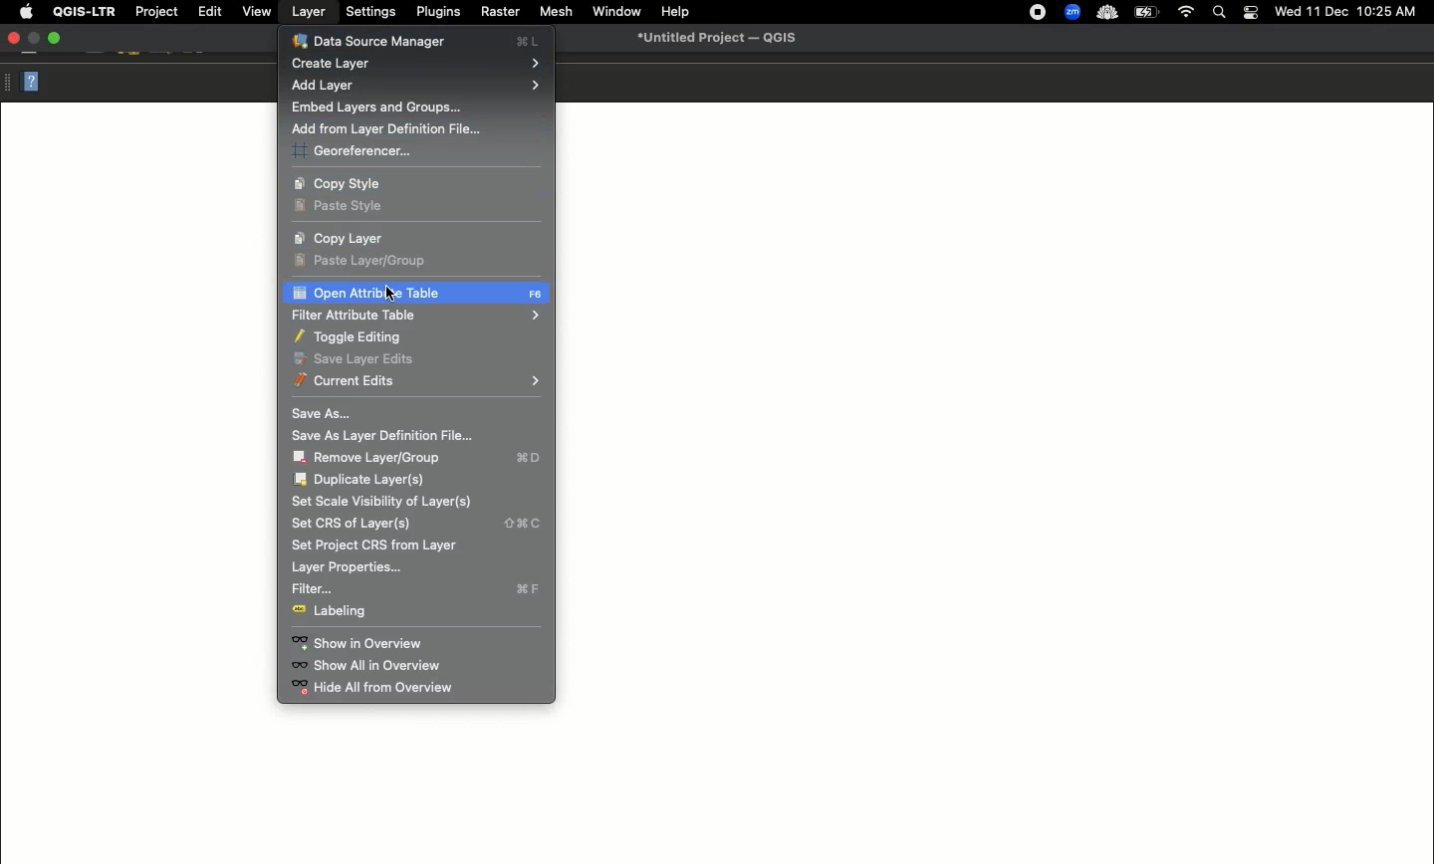 The height and width of the screenshot is (864, 1434). What do you see at coordinates (354, 358) in the screenshot?
I see `Save layer edits` at bounding box center [354, 358].